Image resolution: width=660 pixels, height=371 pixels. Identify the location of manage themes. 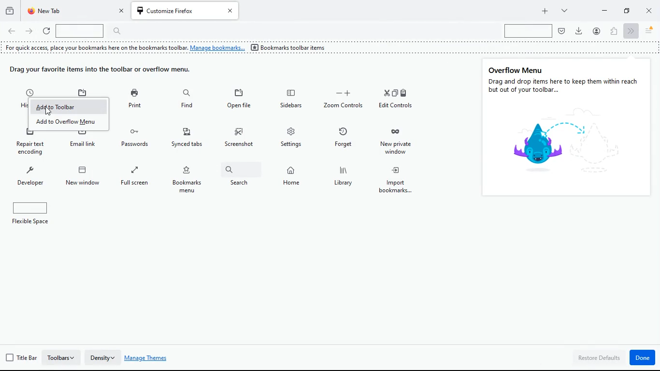
(149, 358).